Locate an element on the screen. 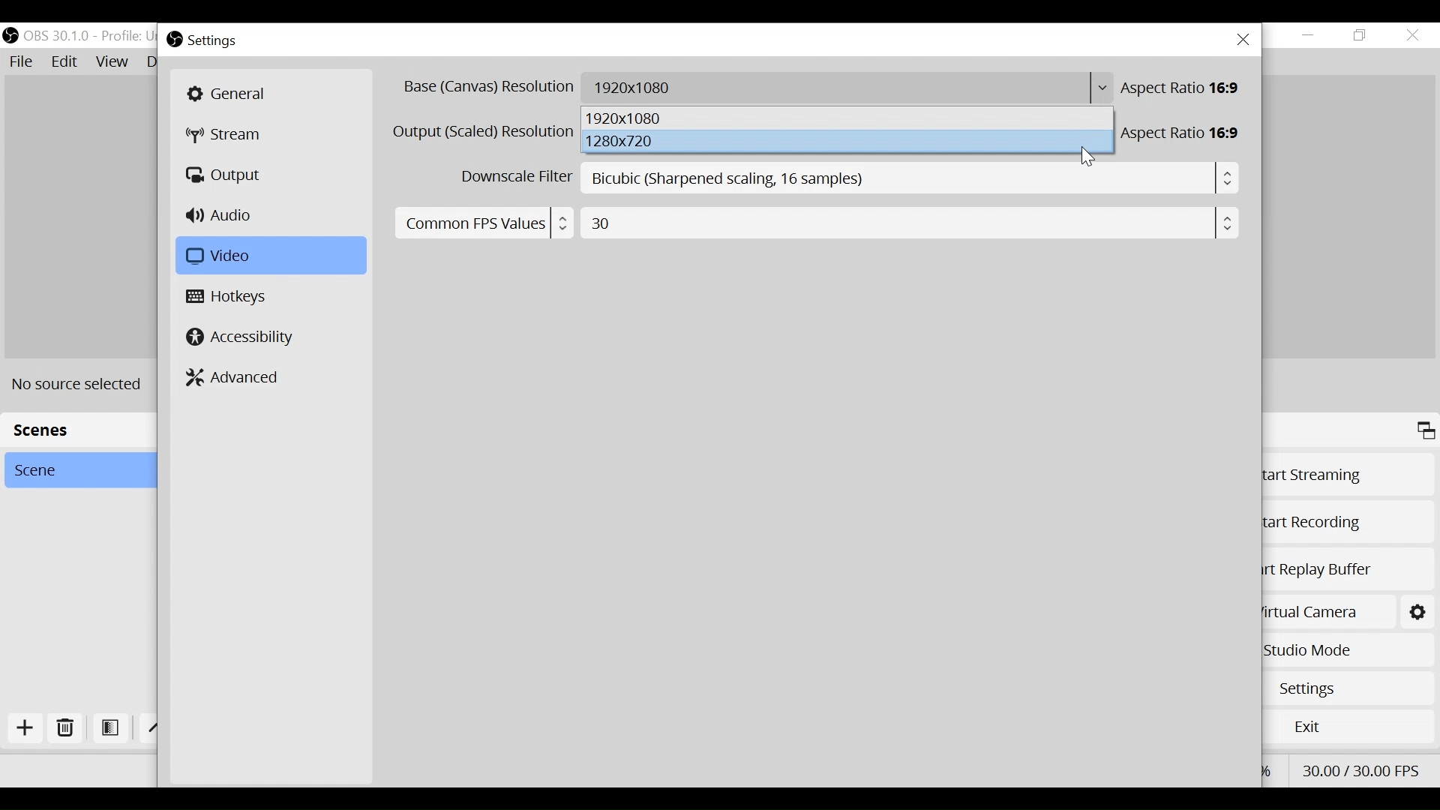 The height and width of the screenshot is (810, 1440). FPS is located at coordinates (1362, 769).